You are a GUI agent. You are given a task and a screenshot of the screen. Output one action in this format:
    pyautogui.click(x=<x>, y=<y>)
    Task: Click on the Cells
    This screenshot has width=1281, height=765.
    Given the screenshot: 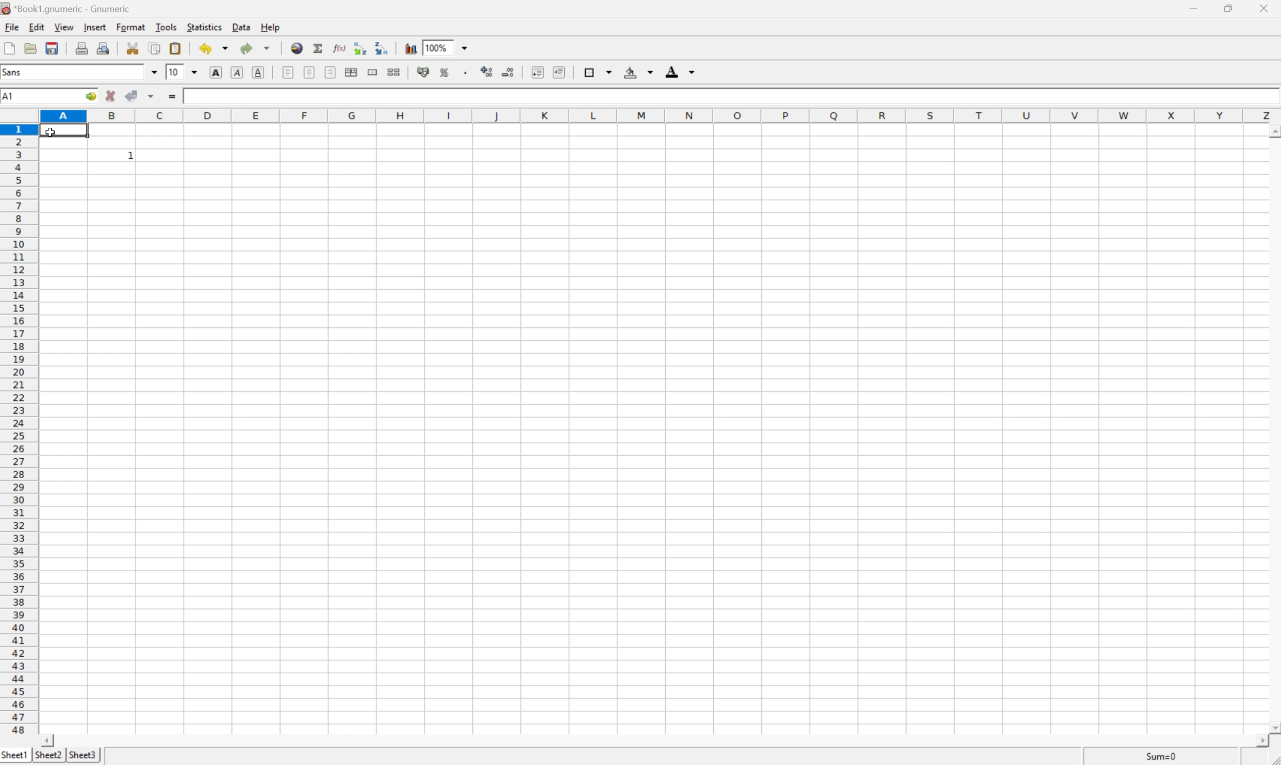 What is the action you would take?
    pyautogui.click(x=656, y=448)
    